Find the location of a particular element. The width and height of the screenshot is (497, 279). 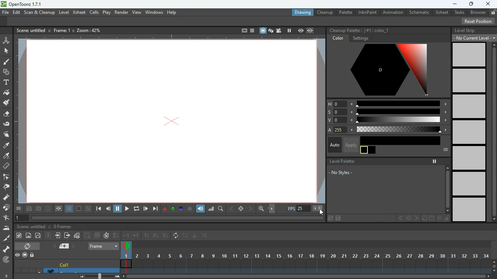

level is located at coordinates (63, 13).